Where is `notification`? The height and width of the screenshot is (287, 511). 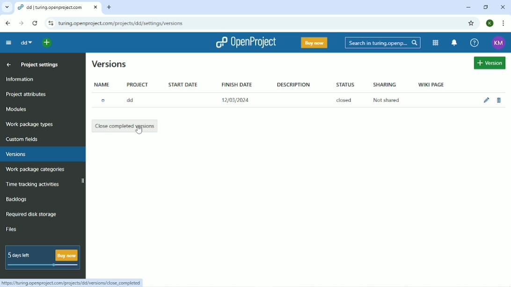 notification is located at coordinates (455, 43).